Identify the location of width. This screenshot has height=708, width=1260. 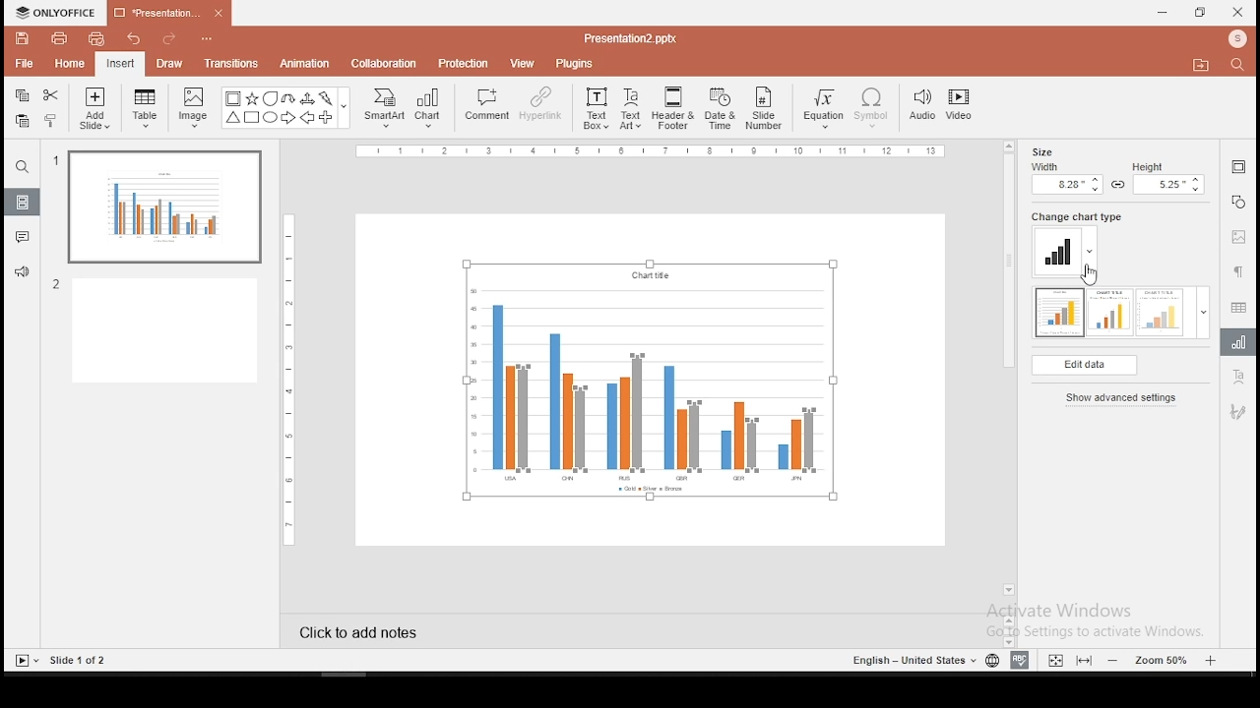
(1065, 179).